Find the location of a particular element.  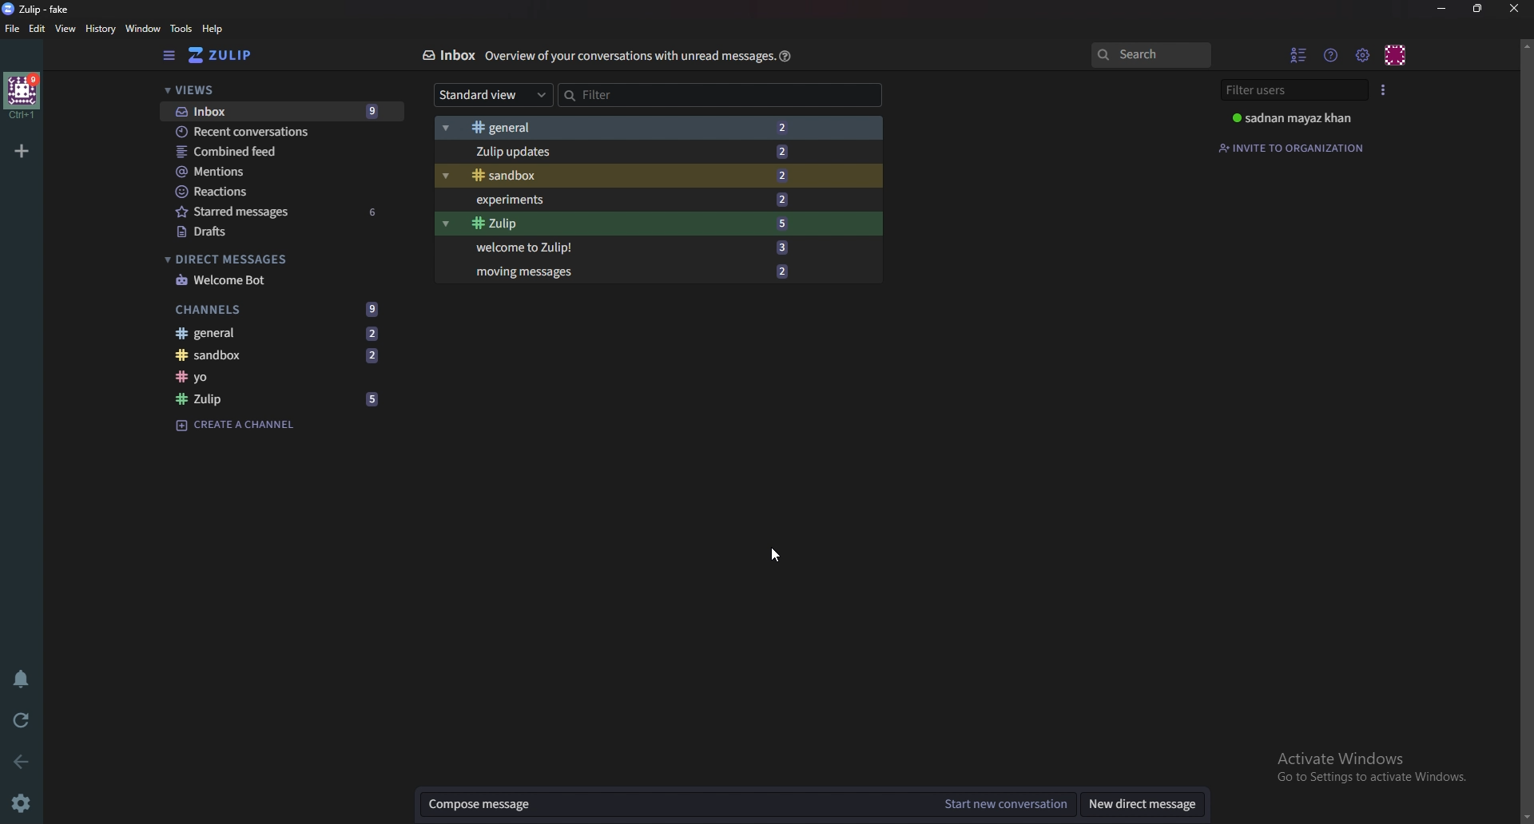

help is located at coordinates (214, 29).